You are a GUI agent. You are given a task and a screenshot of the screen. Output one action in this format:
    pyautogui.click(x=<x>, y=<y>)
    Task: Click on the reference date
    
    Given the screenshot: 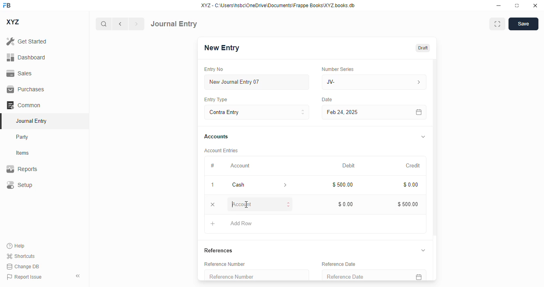 What is the action you would take?
    pyautogui.click(x=339, y=264)
    